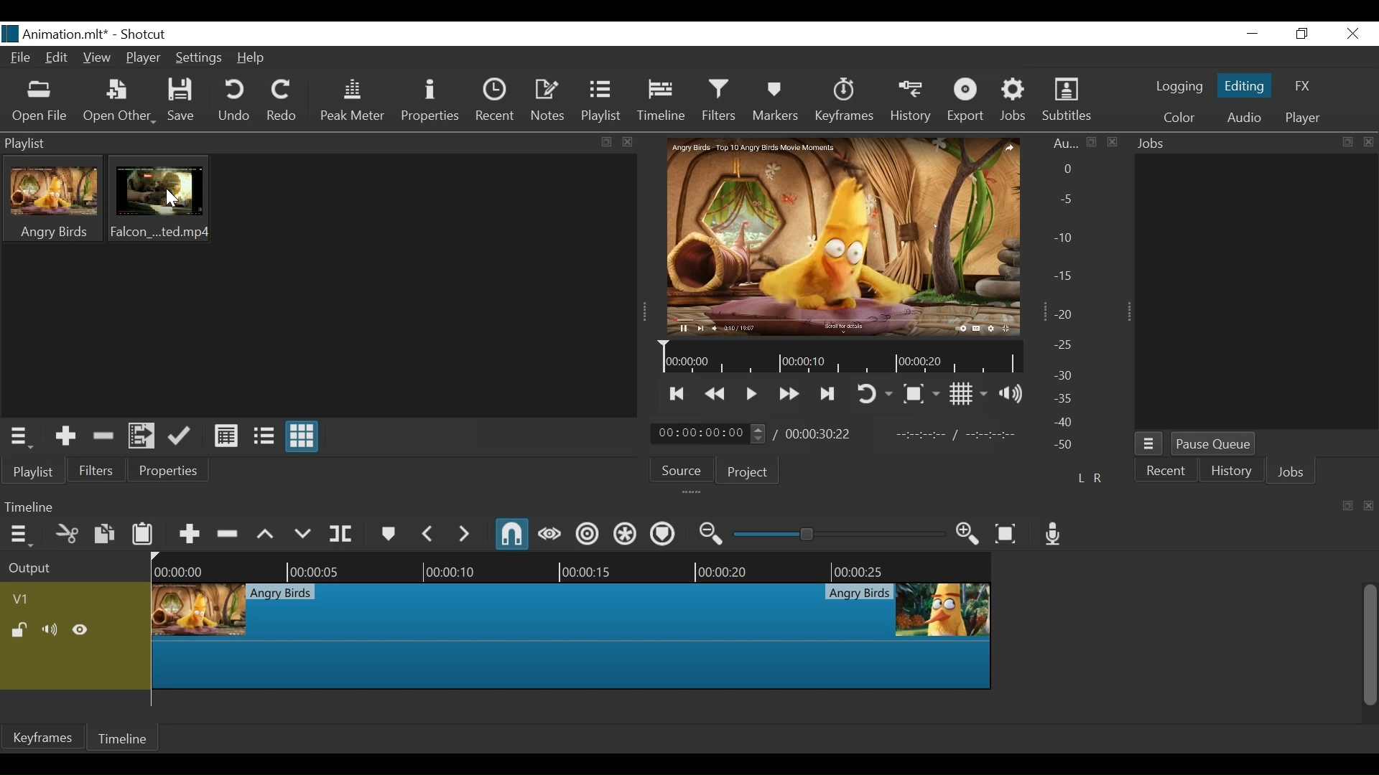  Describe the element at coordinates (427, 532) in the screenshot. I see `Previous Marker` at that location.